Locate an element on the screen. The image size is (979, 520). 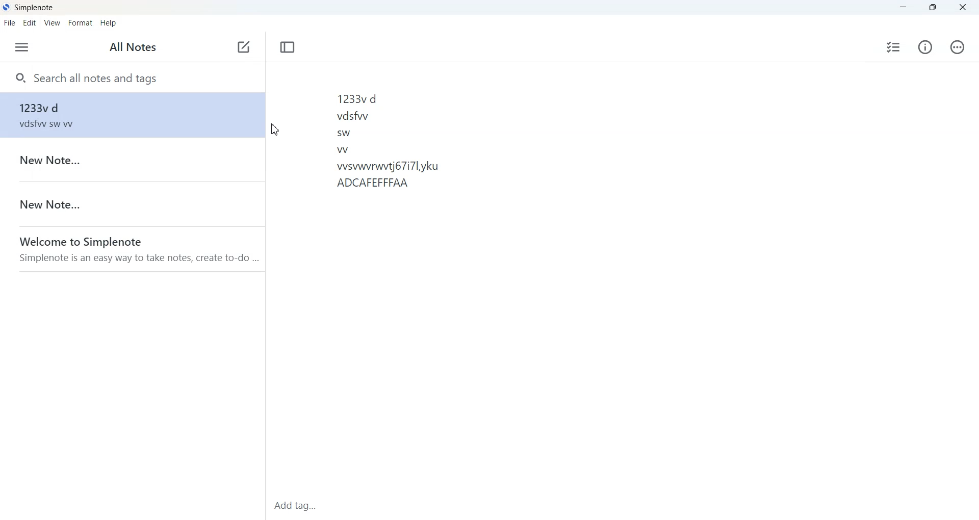
New Note is located at coordinates (130, 114).